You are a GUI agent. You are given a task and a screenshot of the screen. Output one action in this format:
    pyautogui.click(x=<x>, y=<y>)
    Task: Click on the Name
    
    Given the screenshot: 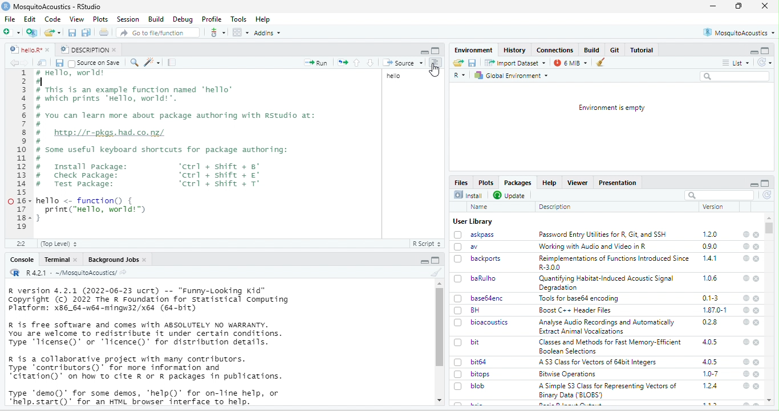 What is the action you would take?
    pyautogui.click(x=479, y=207)
    